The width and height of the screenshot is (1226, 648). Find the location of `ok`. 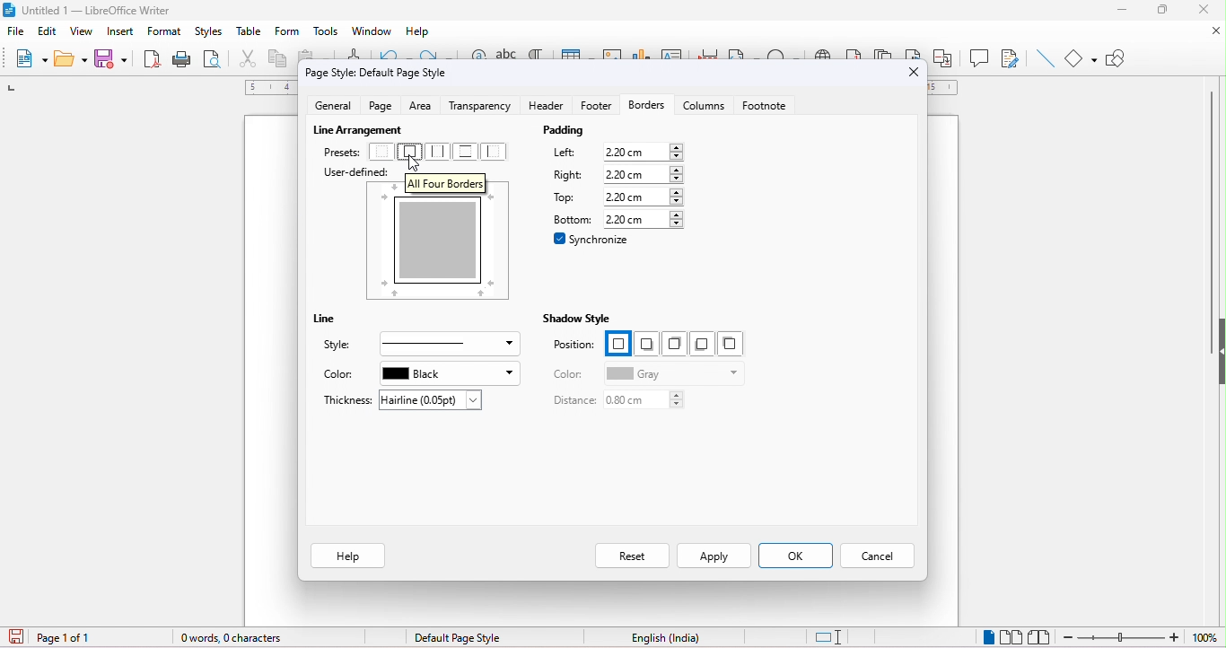

ok is located at coordinates (798, 556).